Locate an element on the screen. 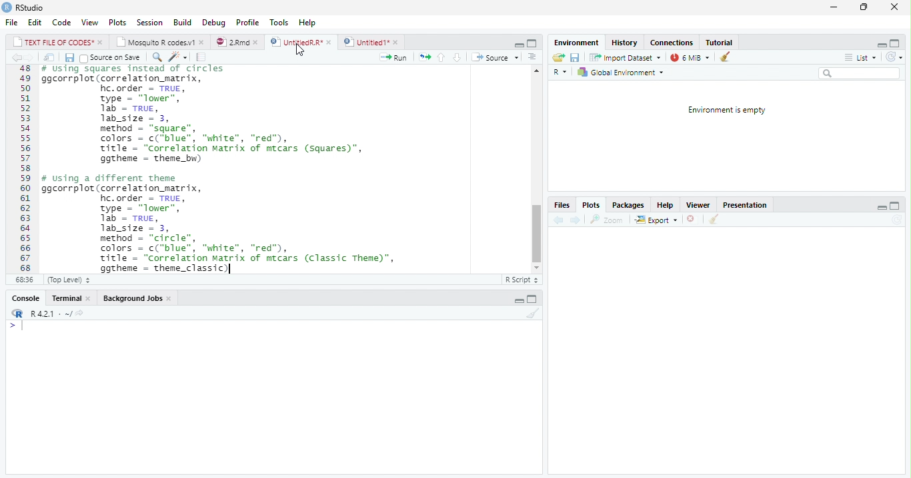 The image size is (911, 478). Presentation is located at coordinates (748, 205).